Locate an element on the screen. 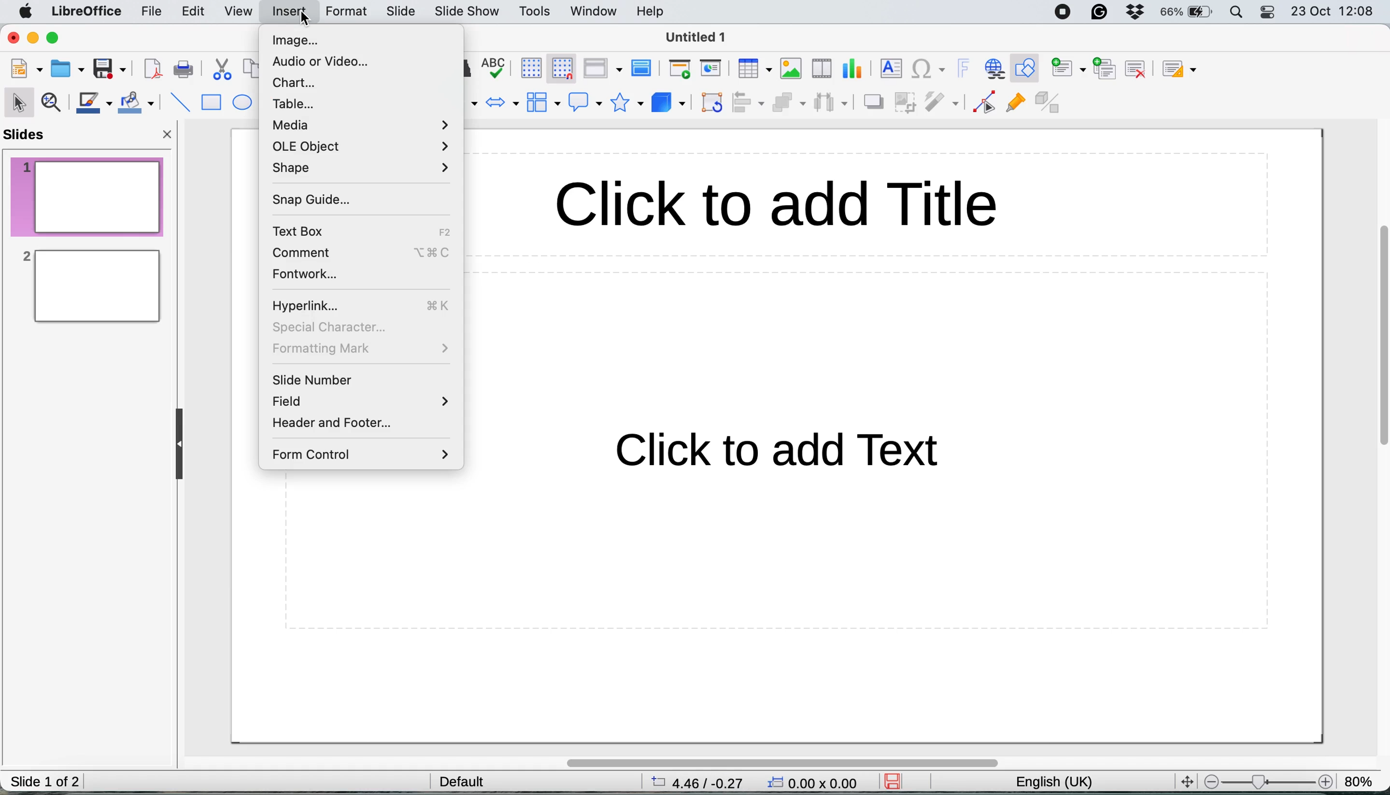 The width and height of the screenshot is (1390, 795). formatting mark is located at coordinates (361, 349).